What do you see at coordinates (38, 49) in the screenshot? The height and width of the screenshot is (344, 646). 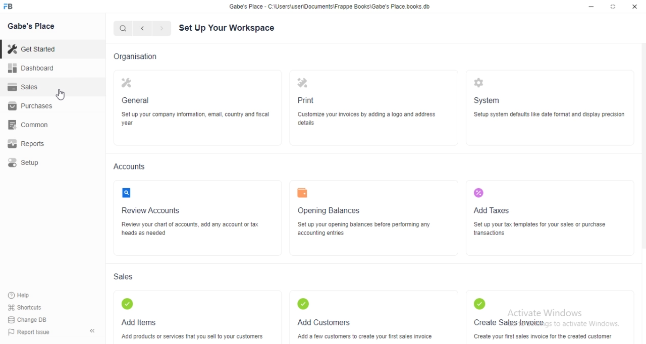 I see `Get Staneg` at bounding box center [38, 49].